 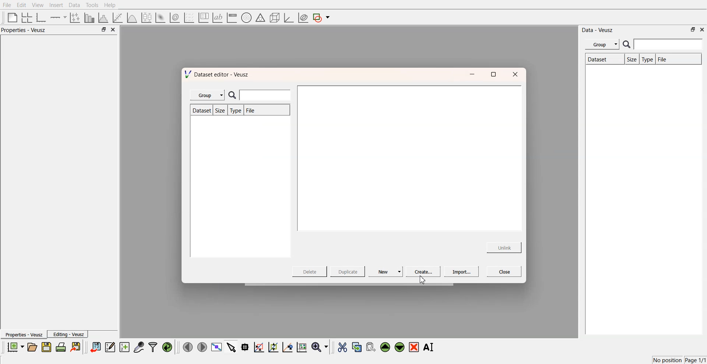 I want to click on search icon, so click(x=234, y=96).